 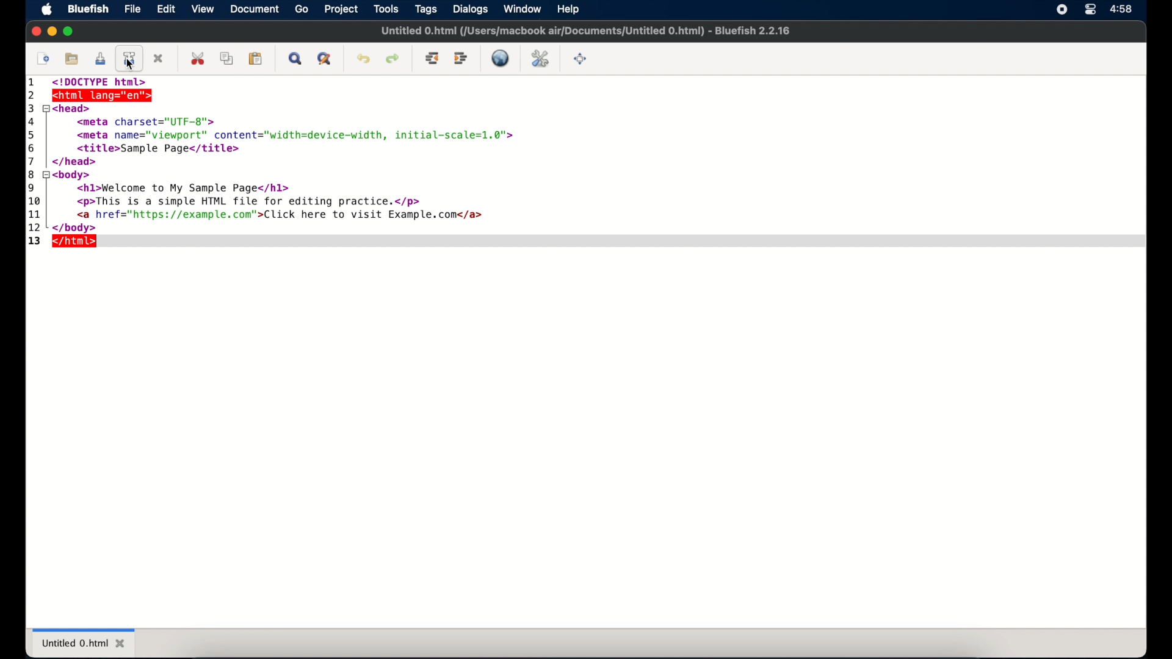 I want to click on <a href="https://example.com”>Click here to visit Example.com</a>, so click(x=277, y=215).